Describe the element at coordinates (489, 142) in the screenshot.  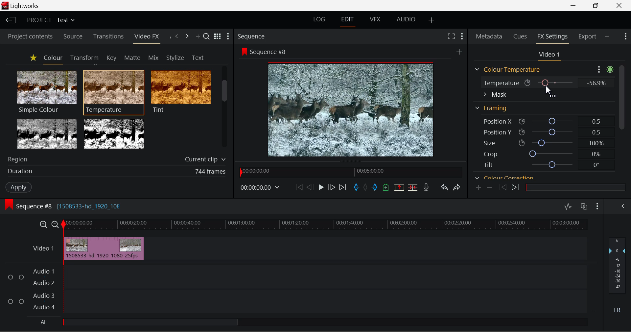
I see `Size` at that location.